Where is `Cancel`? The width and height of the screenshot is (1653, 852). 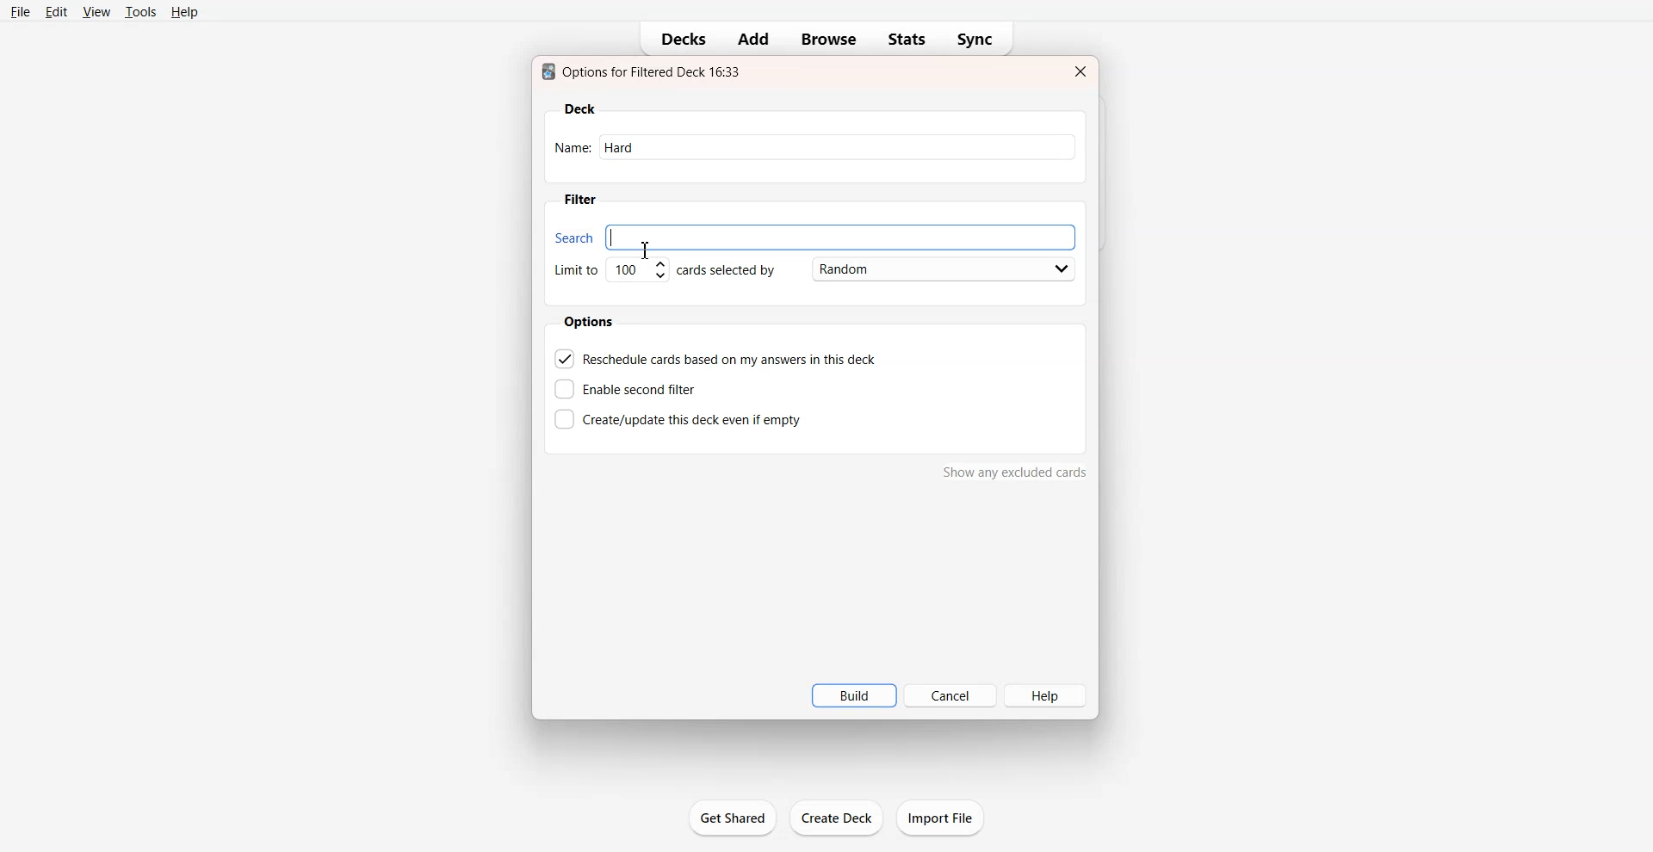 Cancel is located at coordinates (950, 695).